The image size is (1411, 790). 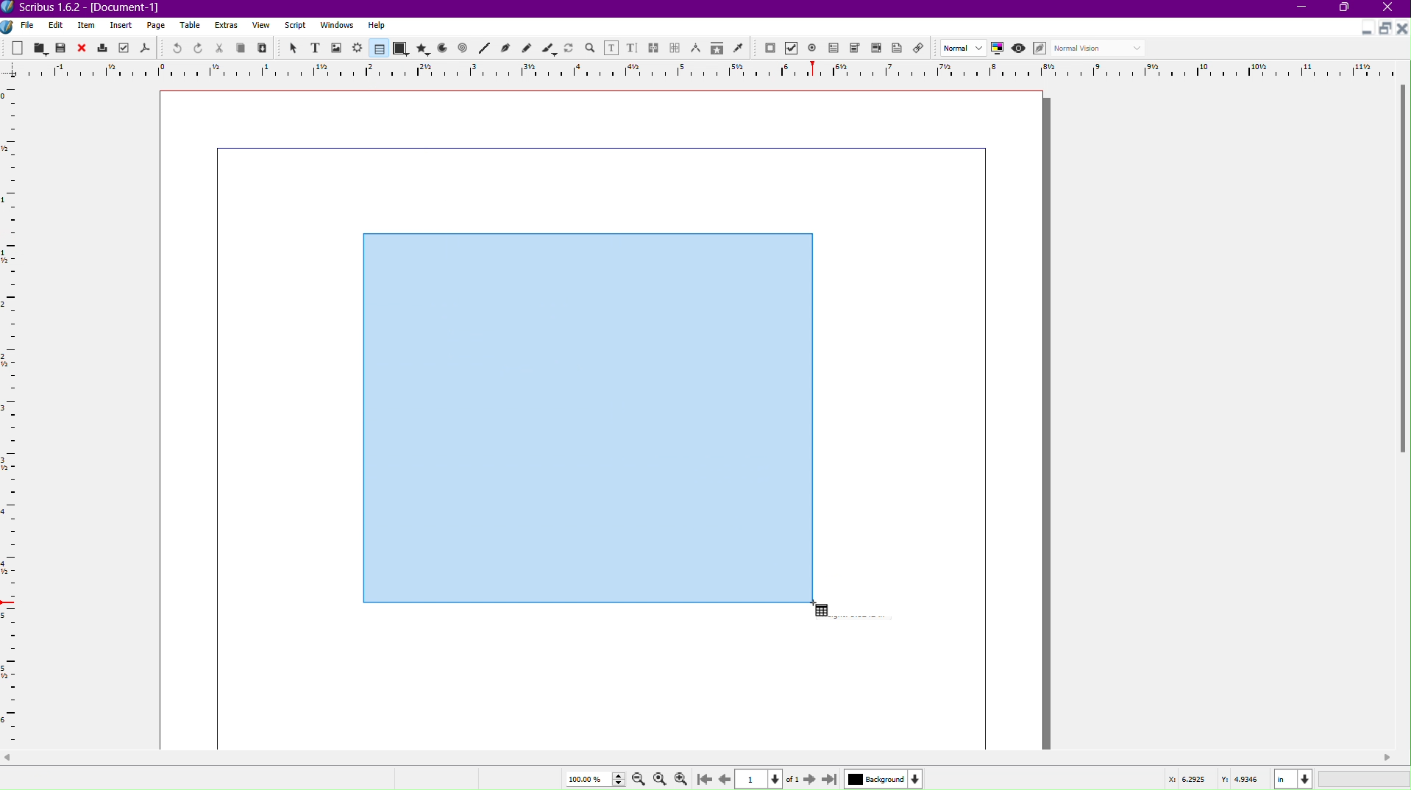 I want to click on Save, so click(x=62, y=47).